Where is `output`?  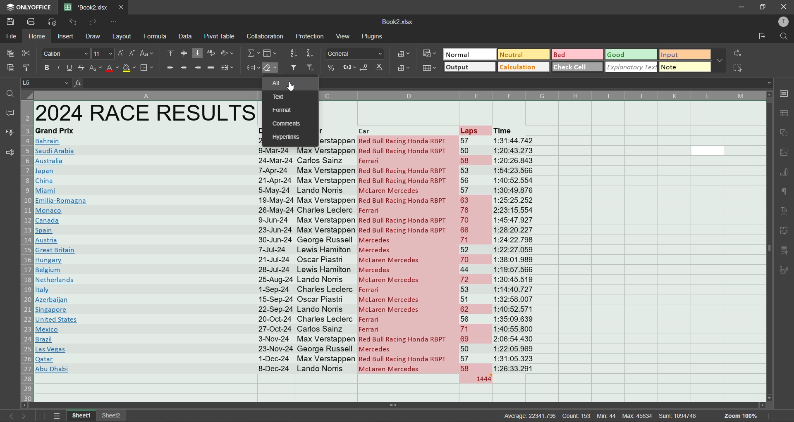
output is located at coordinates (471, 67).